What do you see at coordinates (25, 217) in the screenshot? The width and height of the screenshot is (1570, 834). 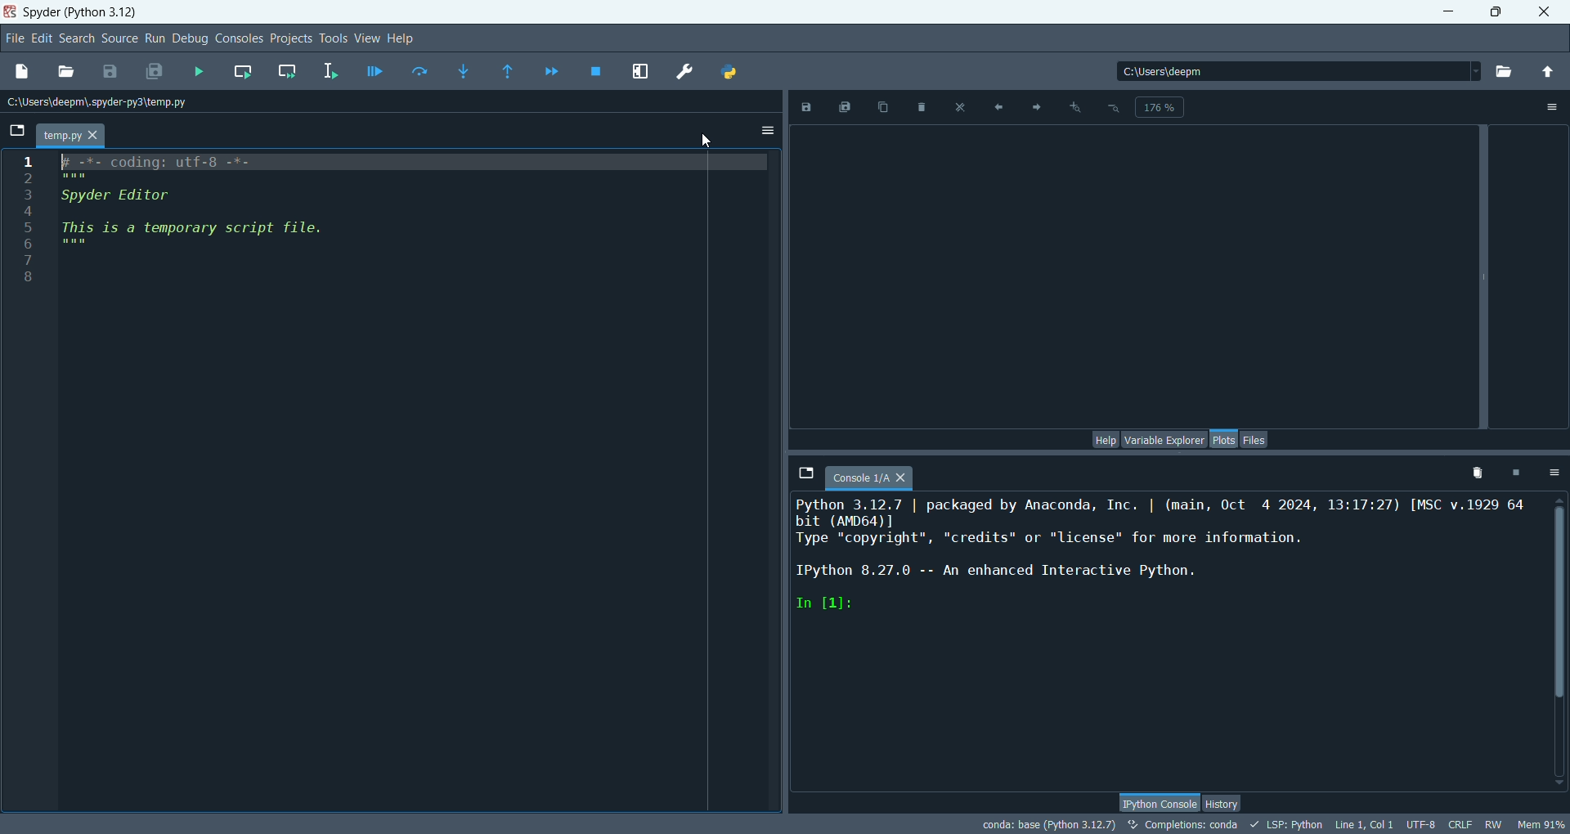 I see `line number` at bounding box center [25, 217].